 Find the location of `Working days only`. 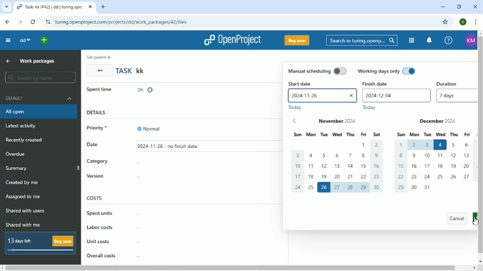

Working days only is located at coordinates (386, 72).